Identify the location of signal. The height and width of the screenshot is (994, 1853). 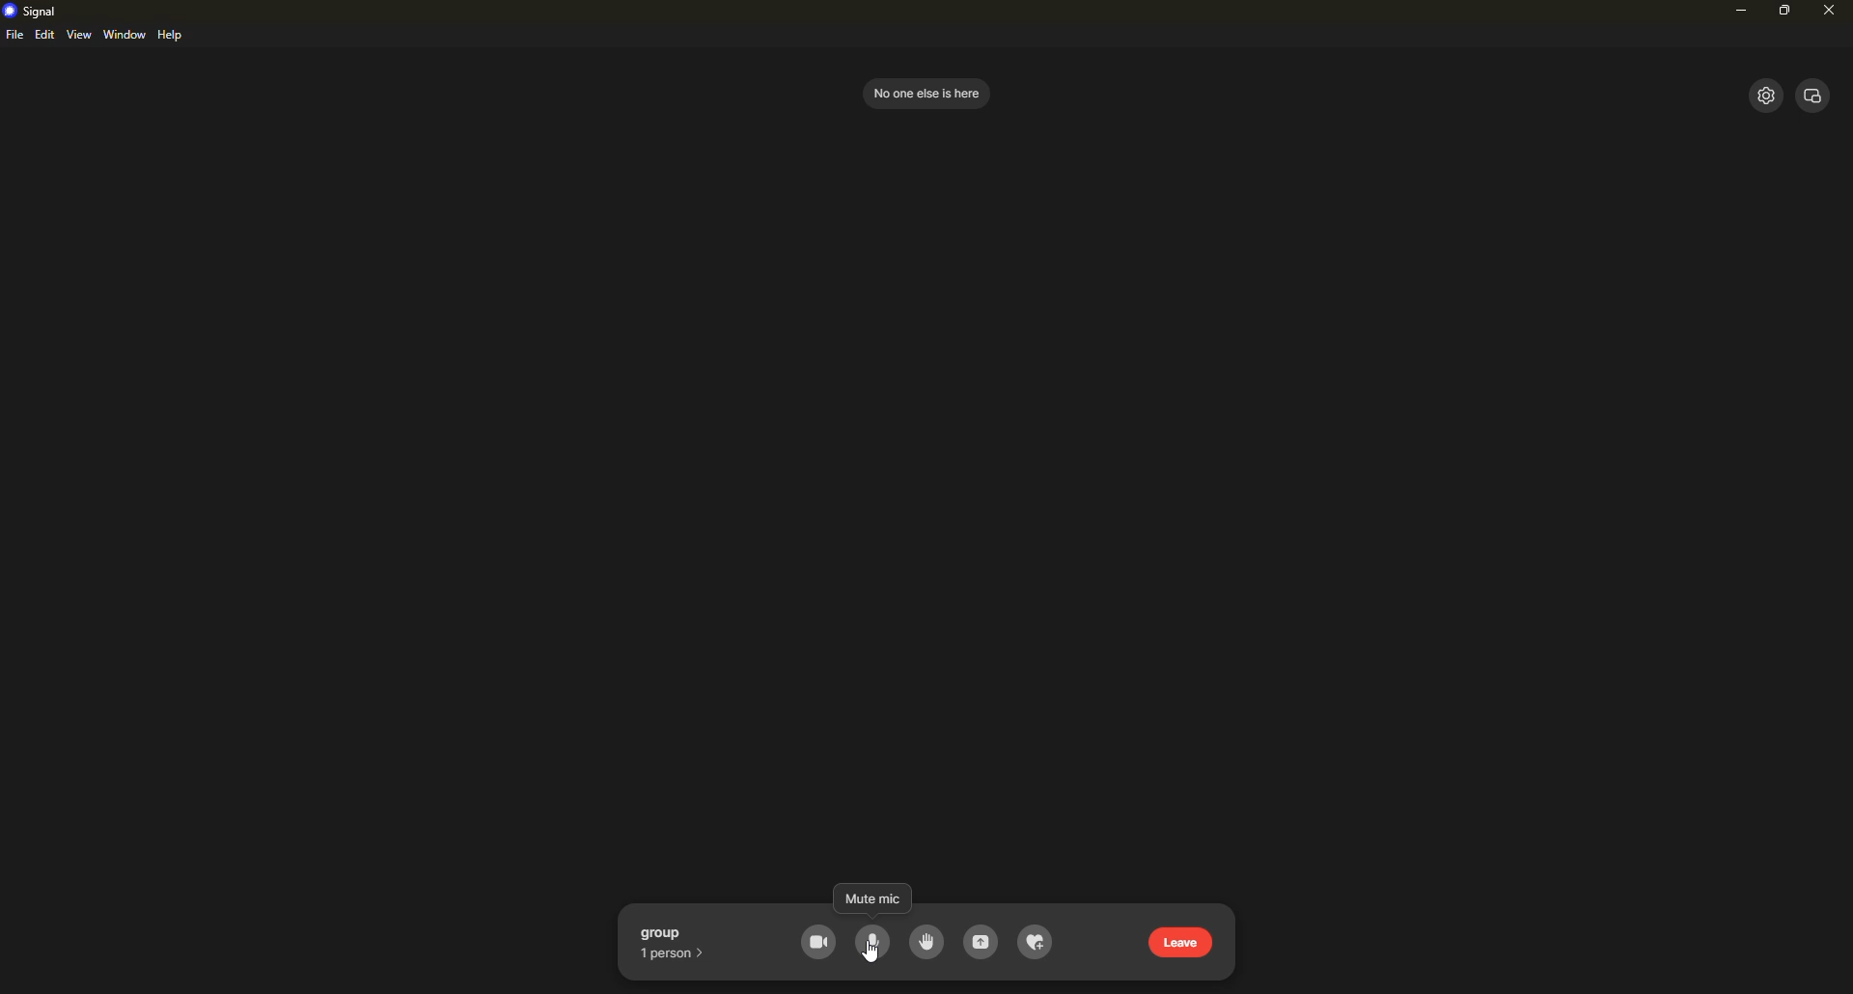
(33, 10).